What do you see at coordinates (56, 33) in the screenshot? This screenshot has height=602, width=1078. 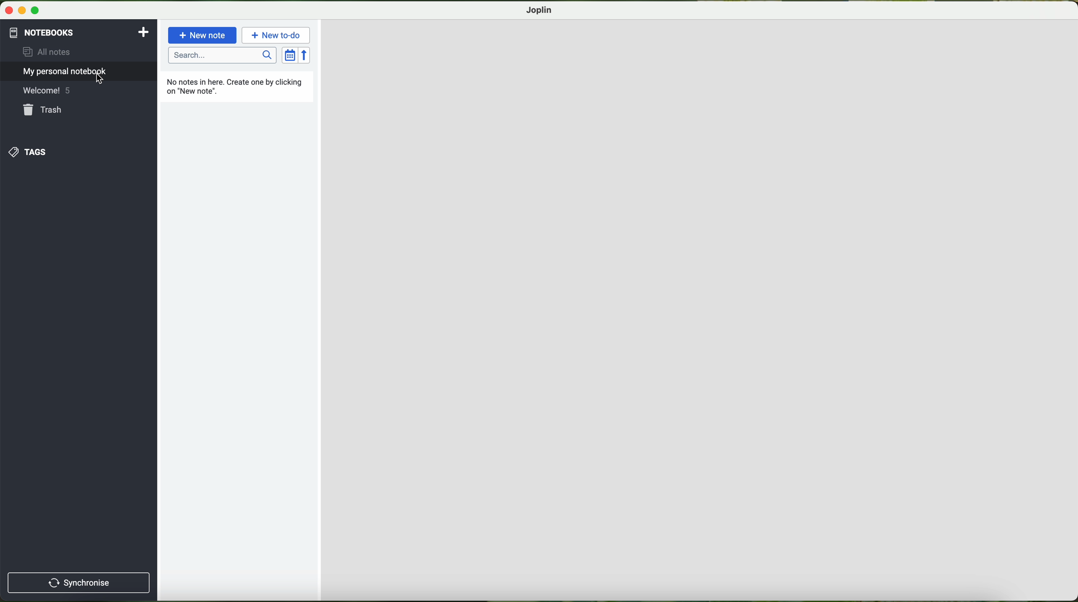 I see `pointer on the notebooks button` at bounding box center [56, 33].